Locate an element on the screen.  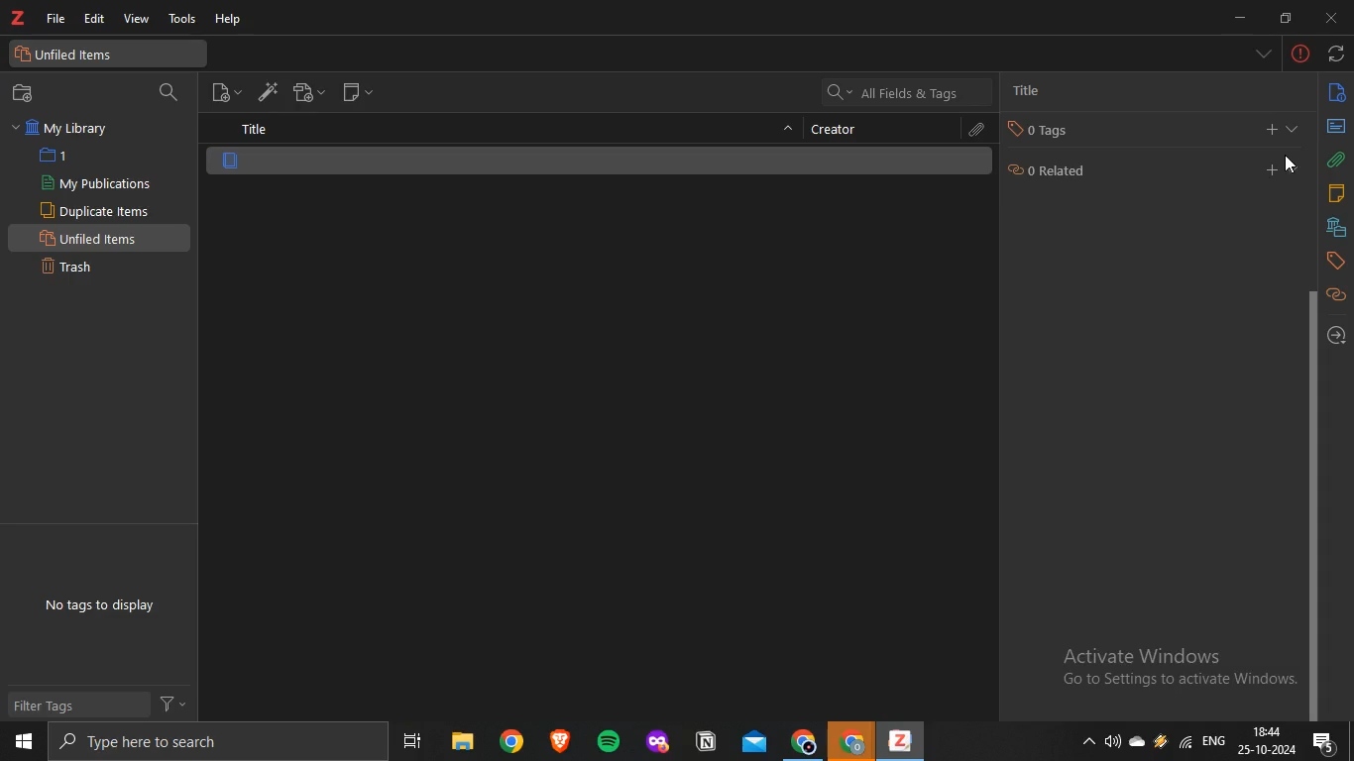
app is located at coordinates (661, 742).